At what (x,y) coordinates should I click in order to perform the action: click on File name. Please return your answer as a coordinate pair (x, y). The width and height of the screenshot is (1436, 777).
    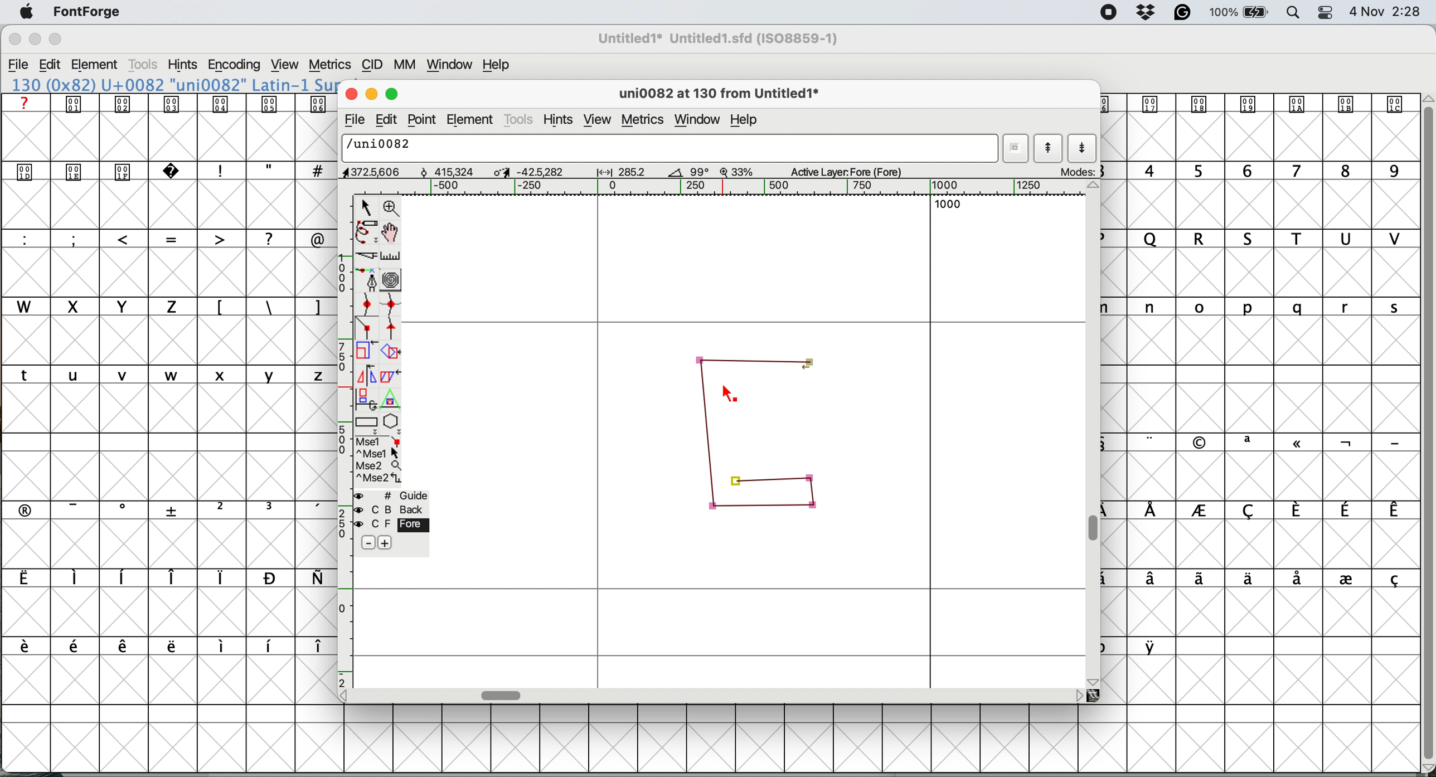
    Looking at the image, I should click on (715, 38).